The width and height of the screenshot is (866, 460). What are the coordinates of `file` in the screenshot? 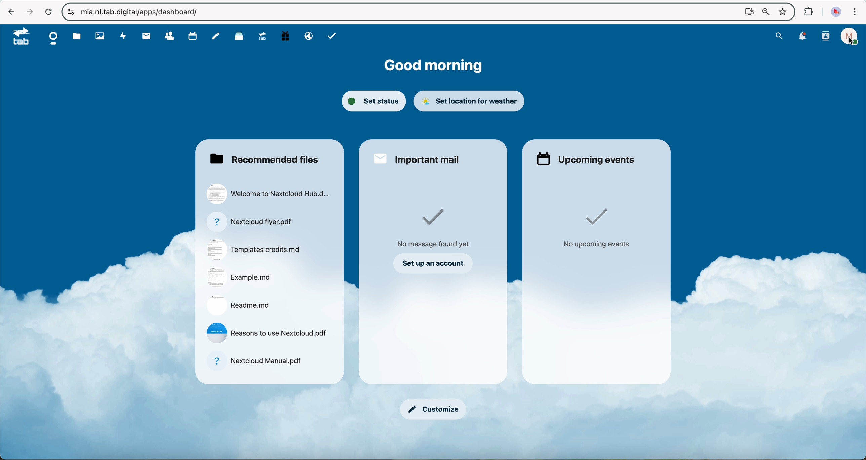 It's located at (255, 363).